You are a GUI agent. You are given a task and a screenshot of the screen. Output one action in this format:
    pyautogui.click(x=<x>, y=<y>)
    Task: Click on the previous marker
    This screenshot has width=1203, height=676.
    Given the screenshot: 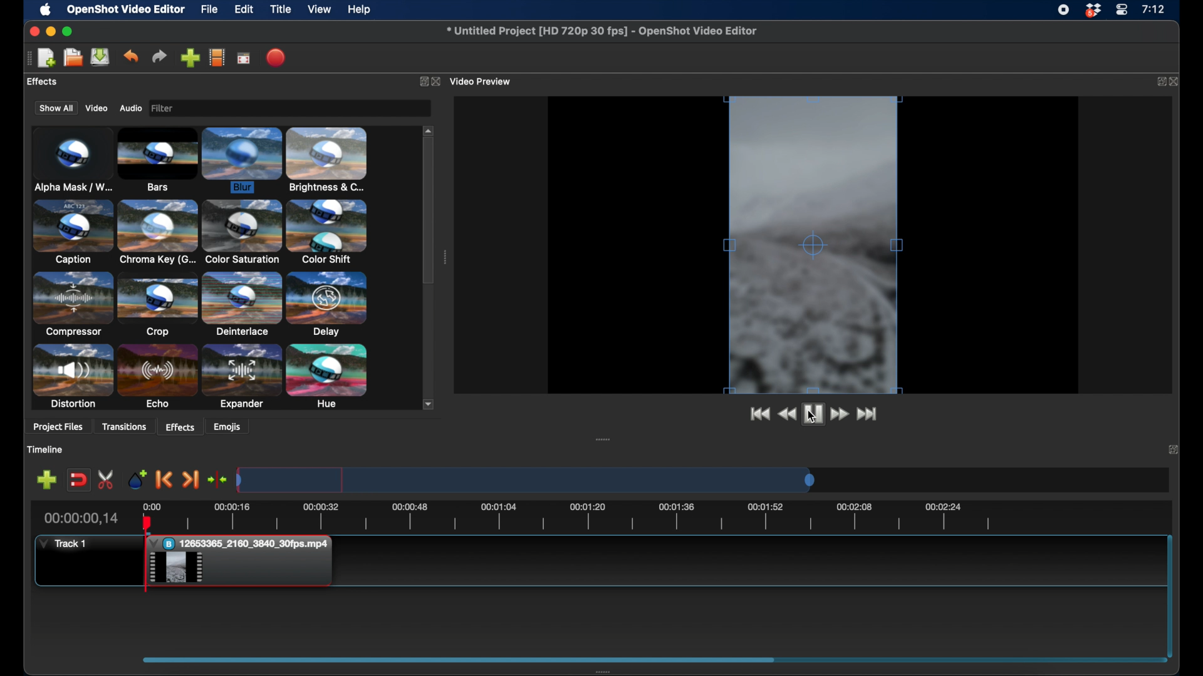 What is the action you would take?
    pyautogui.click(x=165, y=479)
    